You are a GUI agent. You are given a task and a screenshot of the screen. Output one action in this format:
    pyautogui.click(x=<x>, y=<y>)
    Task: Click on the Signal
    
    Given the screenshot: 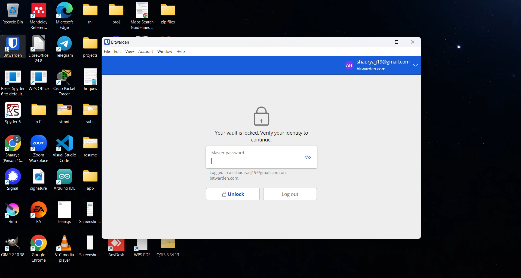 What is the action you would take?
    pyautogui.click(x=11, y=180)
    